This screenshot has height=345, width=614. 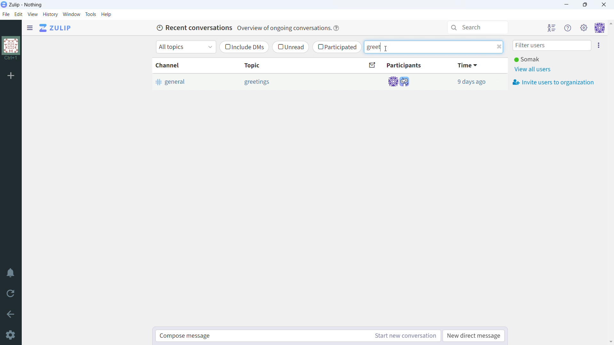 What do you see at coordinates (244, 47) in the screenshot?
I see `include dms` at bounding box center [244, 47].